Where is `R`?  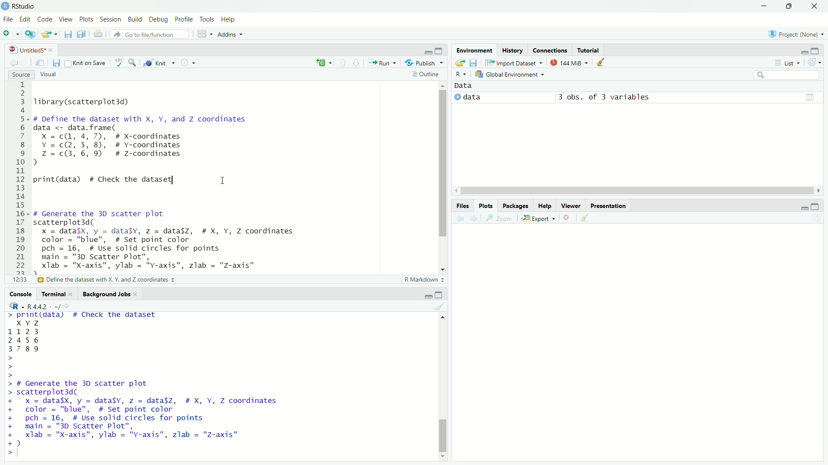 R is located at coordinates (15, 305).